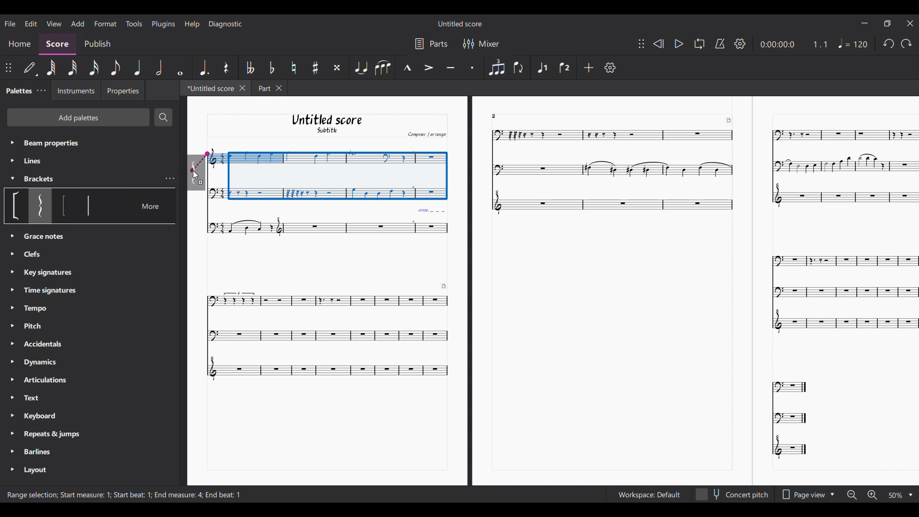 The width and height of the screenshot is (919, 517). What do you see at coordinates (11, 236) in the screenshot?
I see `` at bounding box center [11, 236].